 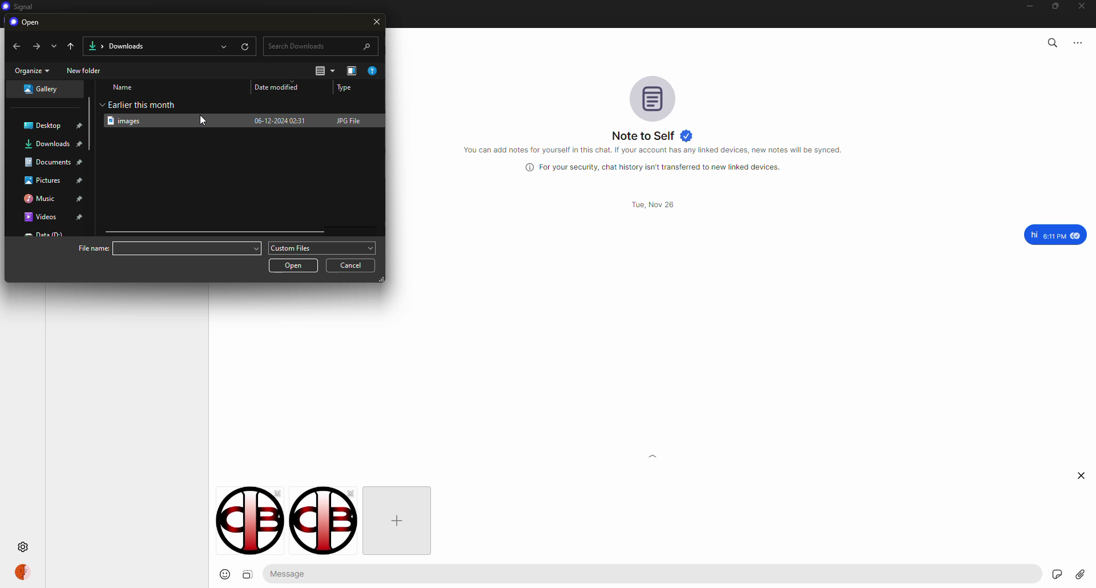 I want to click on message, so click(x=293, y=573).